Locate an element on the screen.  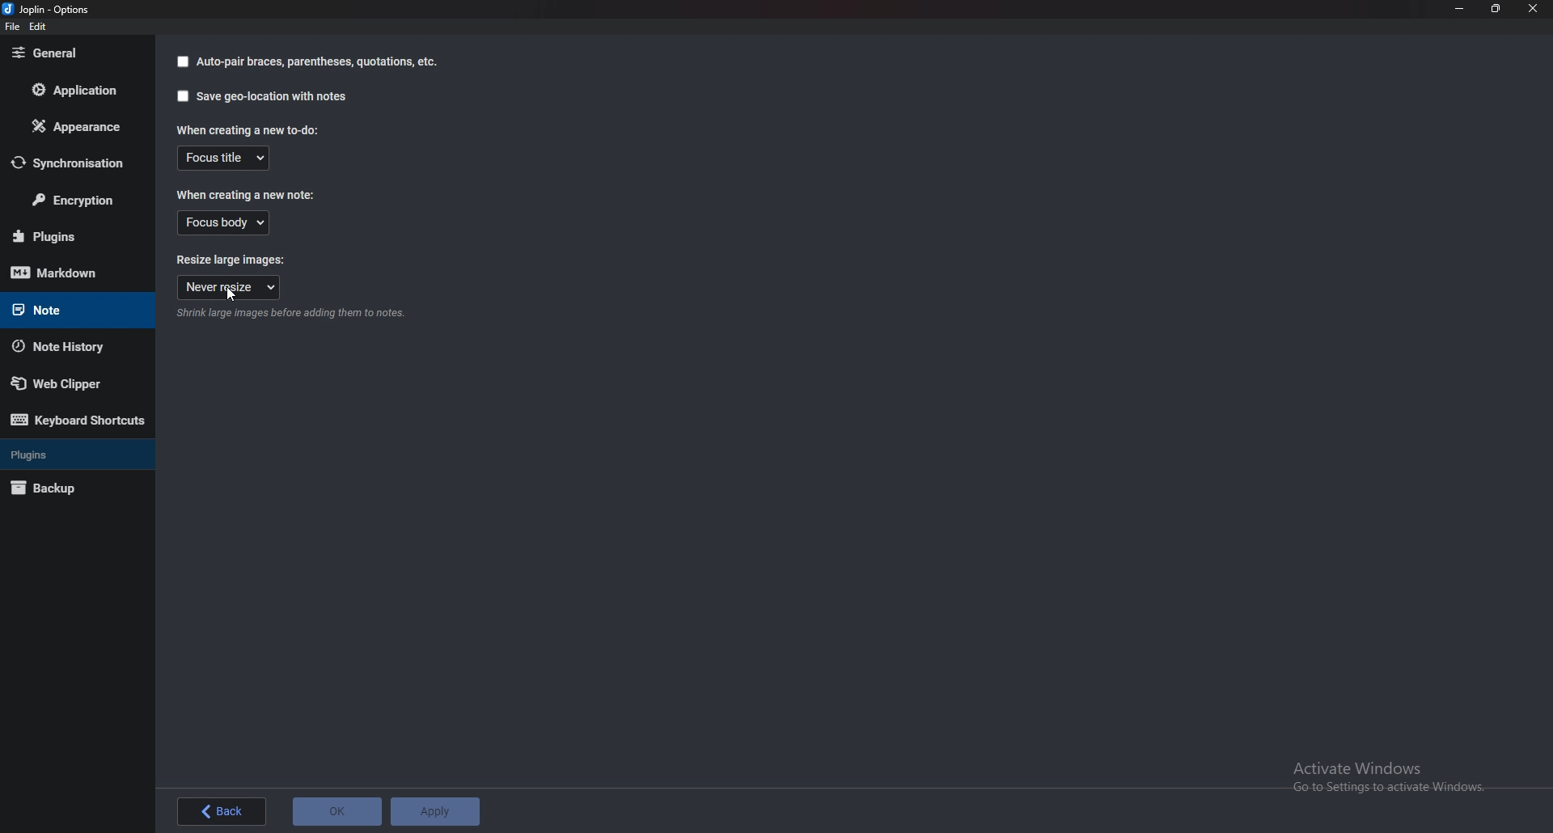
Save geo location with notes is located at coordinates (264, 95).